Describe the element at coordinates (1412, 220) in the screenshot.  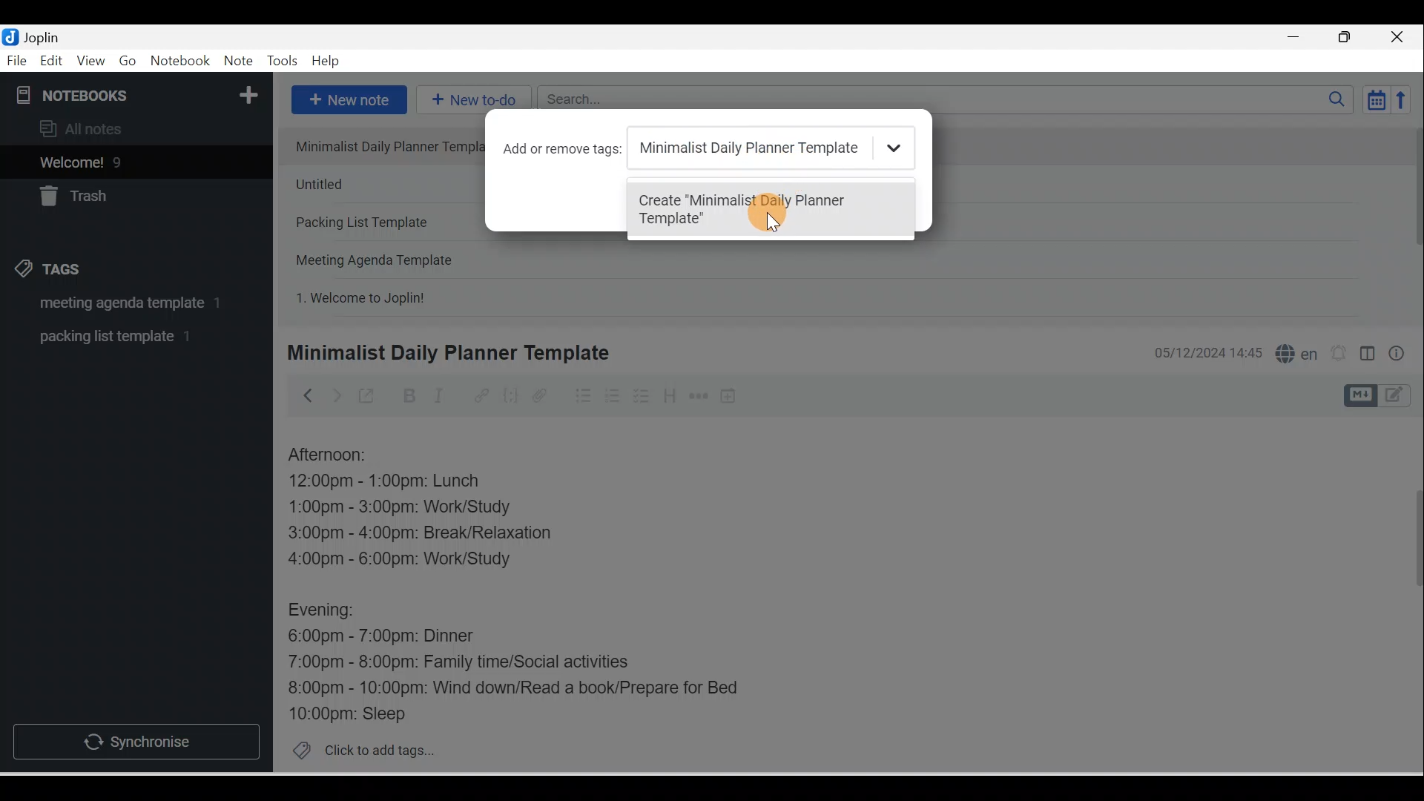
I see `Scroll bar` at that location.